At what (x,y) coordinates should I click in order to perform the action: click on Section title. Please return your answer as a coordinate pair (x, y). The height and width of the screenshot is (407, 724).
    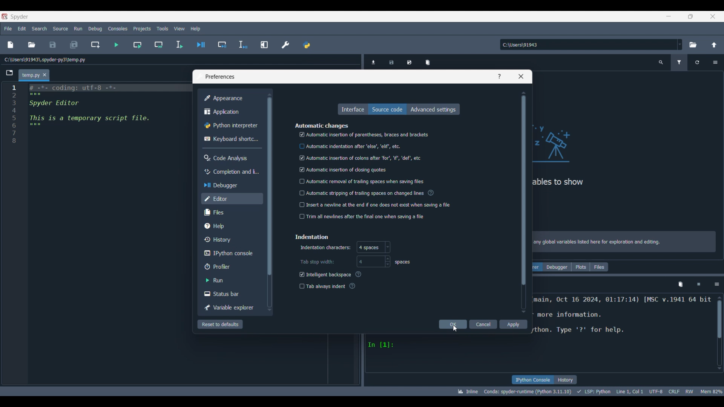
    Looking at the image, I should click on (311, 237).